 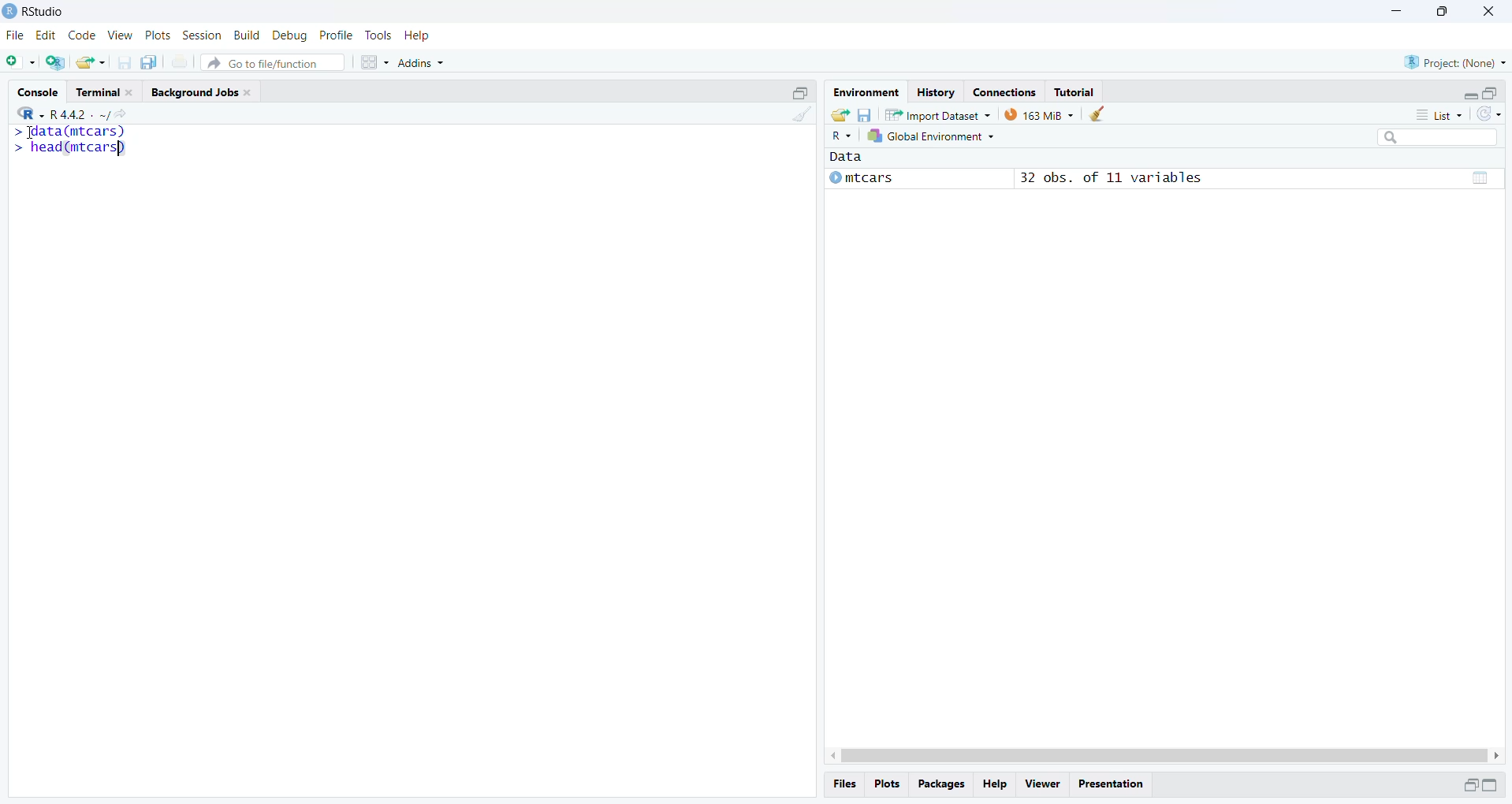 I want to click on Connections, so click(x=1005, y=93).